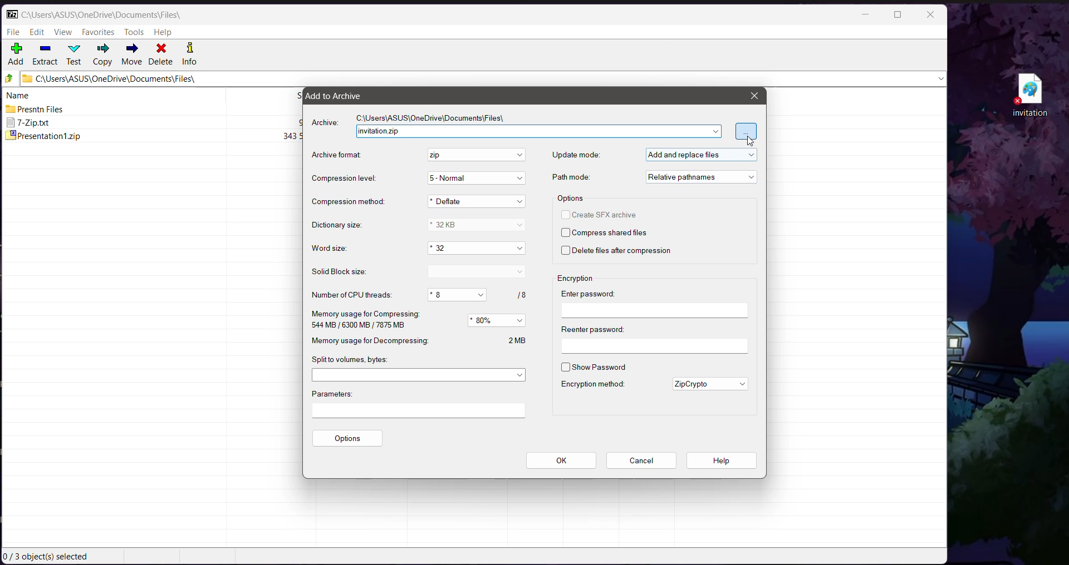 The image size is (1069, 565). What do you see at coordinates (722, 460) in the screenshot?
I see `Help` at bounding box center [722, 460].